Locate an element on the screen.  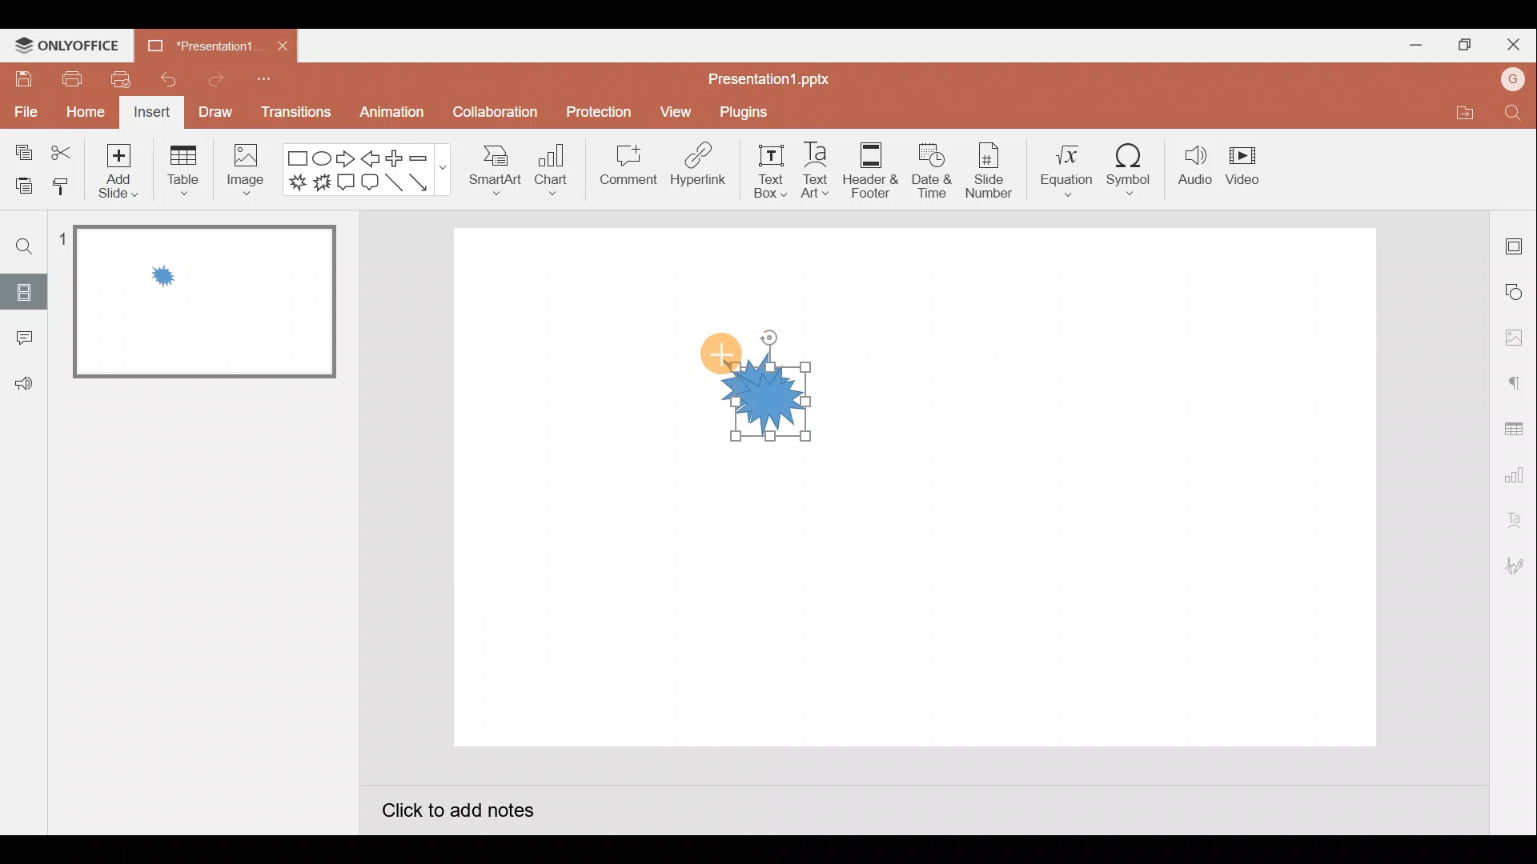
Find is located at coordinates (22, 246).